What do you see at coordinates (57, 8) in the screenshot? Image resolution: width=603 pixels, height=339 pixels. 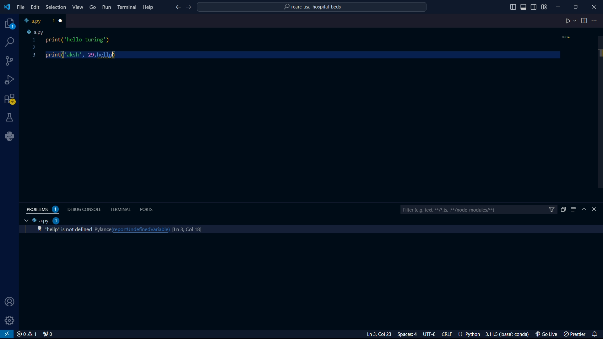 I see `Selection` at bounding box center [57, 8].